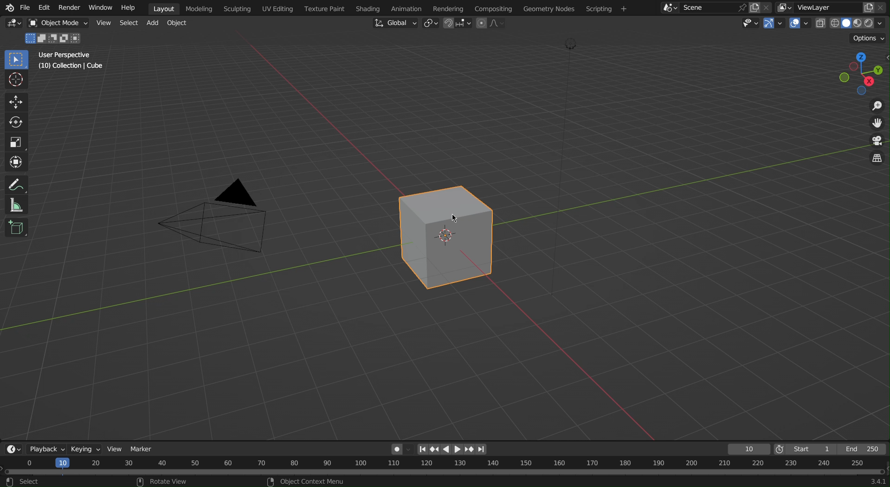  Describe the element at coordinates (72, 67) in the screenshot. I see `Collection | Cube` at that location.